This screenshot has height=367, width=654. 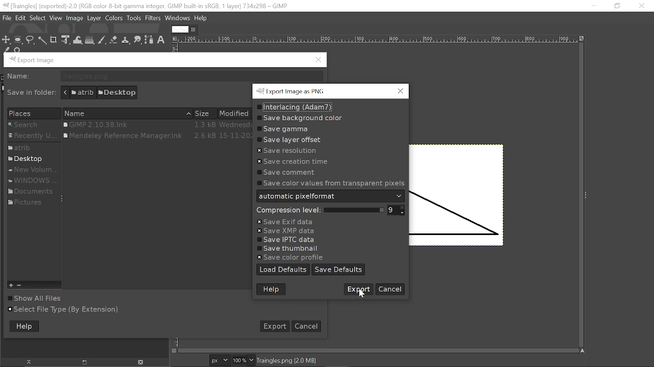 I want to click on Close, so click(x=642, y=7).